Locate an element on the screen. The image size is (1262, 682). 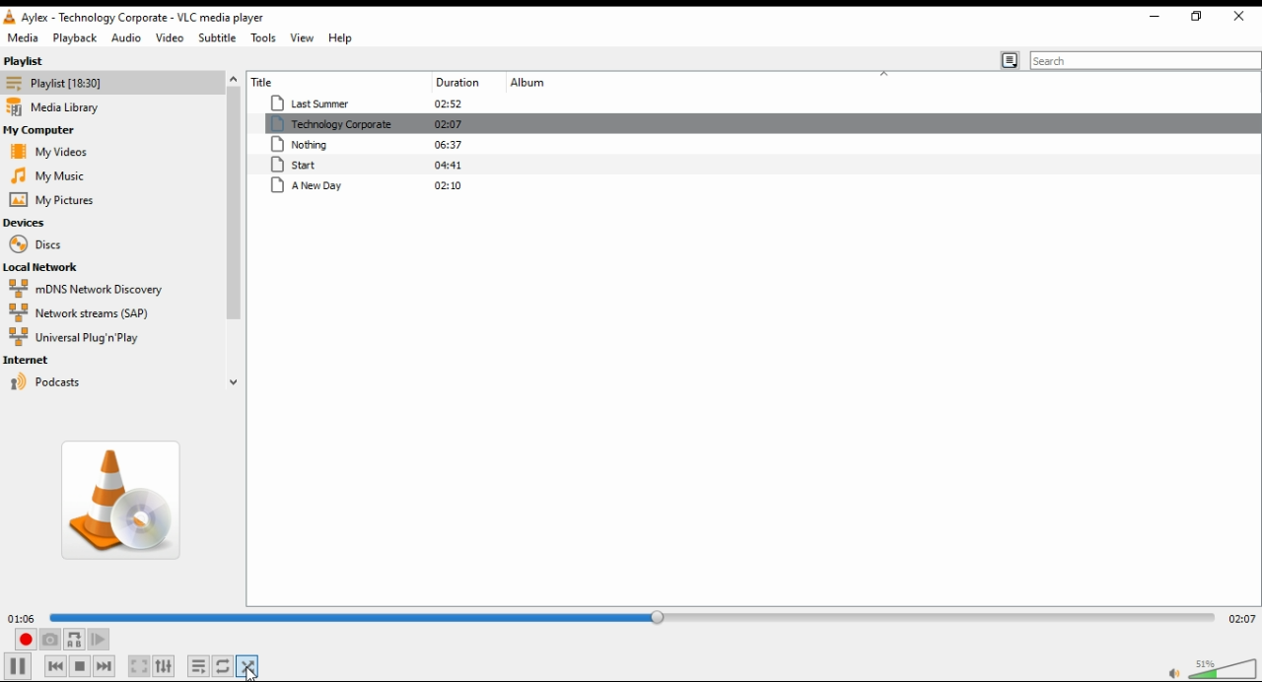
search bar is located at coordinates (1145, 60).